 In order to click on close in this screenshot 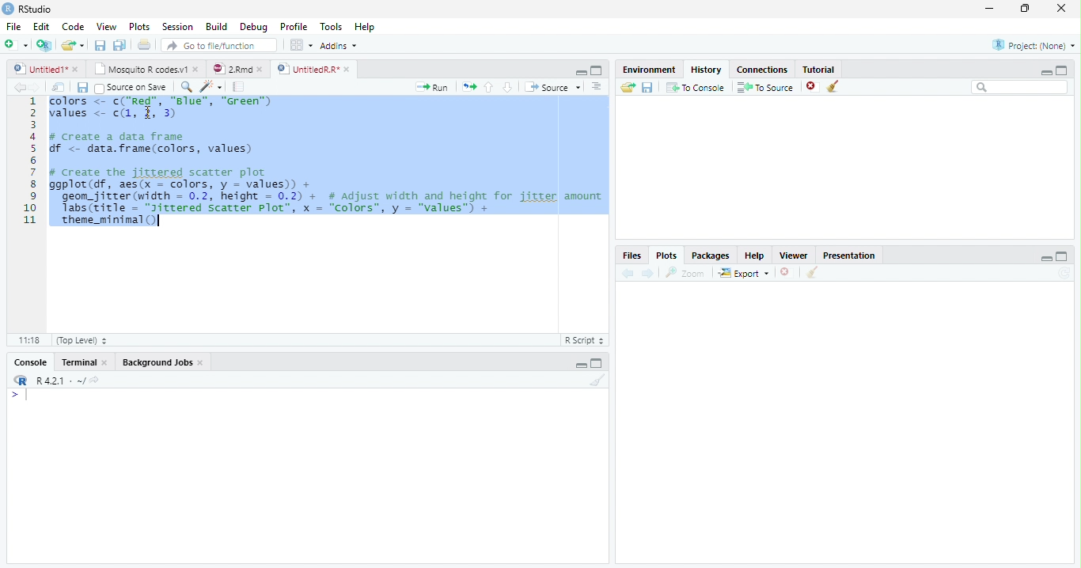, I will do `click(105, 362)`.